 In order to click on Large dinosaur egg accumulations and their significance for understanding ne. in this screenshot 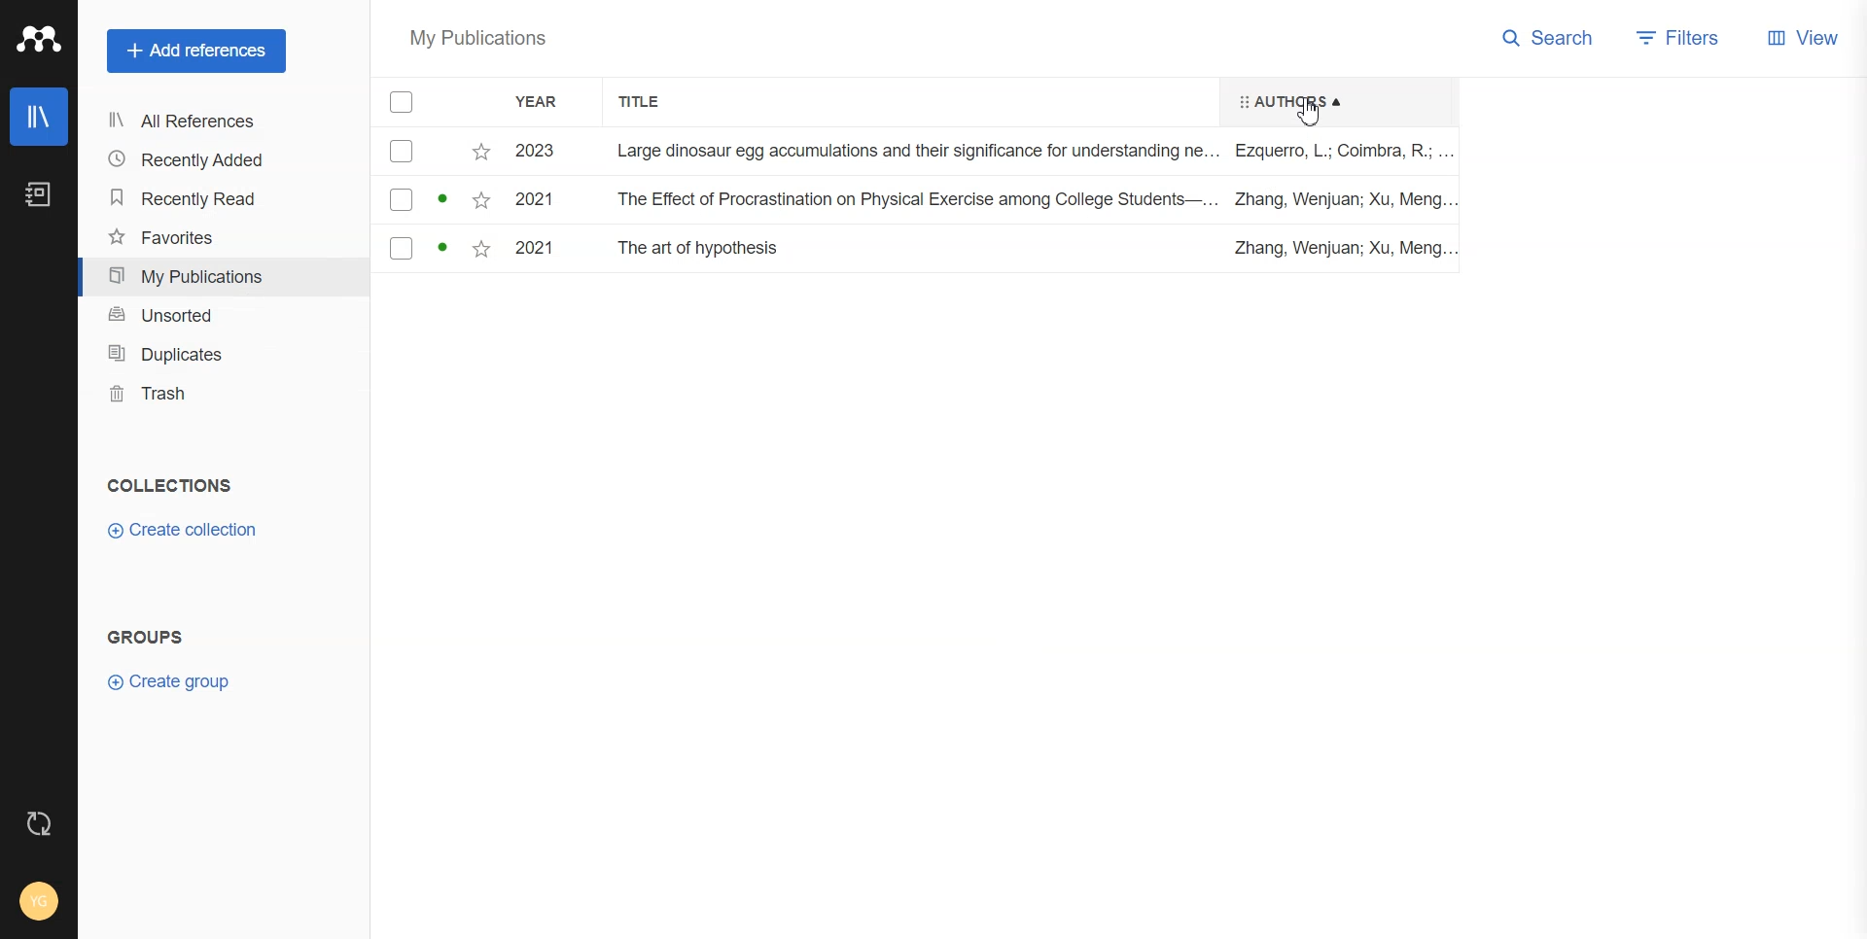, I will do `click(914, 150)`.